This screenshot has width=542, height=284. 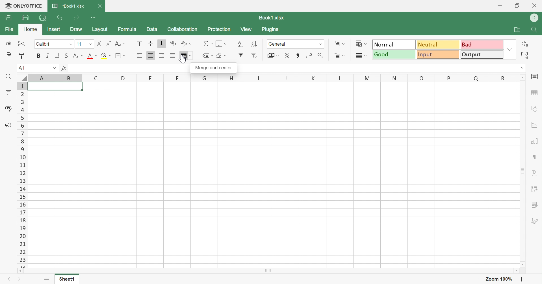 What do you see at coordinates (517, 271) in the screenshot?
I see `Scroll Right` at bounding box center [517, 271].